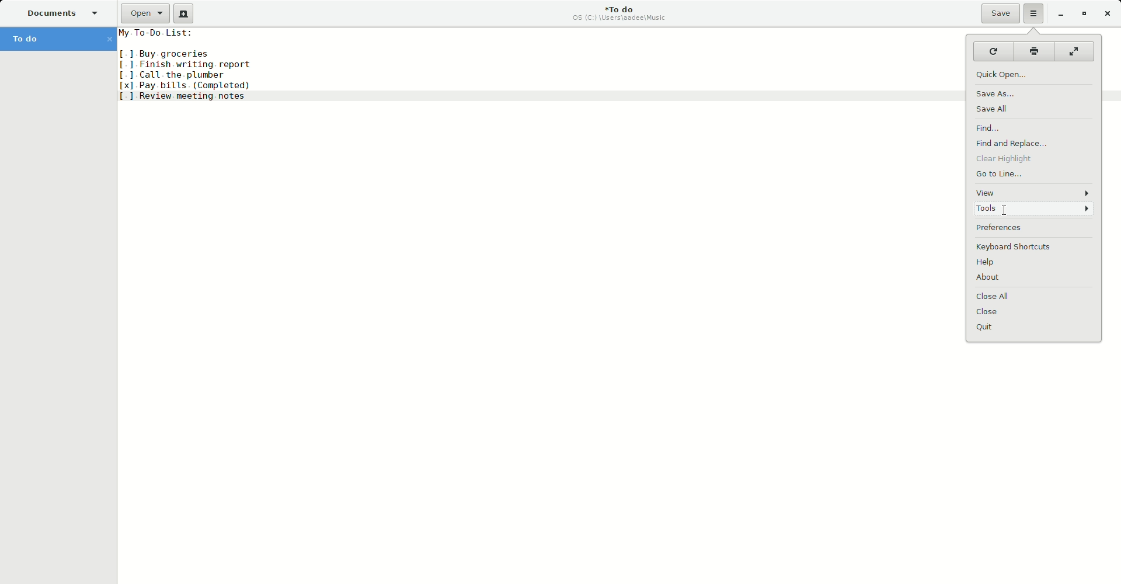 This screenshot has width=1121, height=584. I want to click on Quit, so click(985, 329).